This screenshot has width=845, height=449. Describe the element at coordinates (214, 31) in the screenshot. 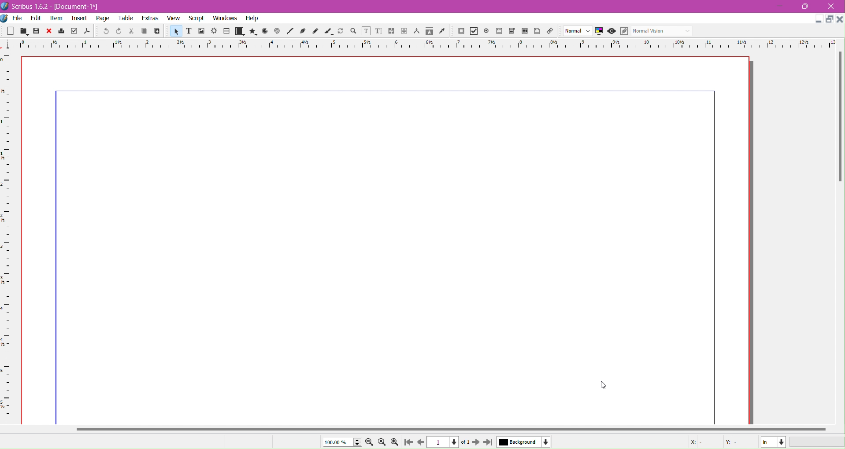

I see `render frame` at that location.